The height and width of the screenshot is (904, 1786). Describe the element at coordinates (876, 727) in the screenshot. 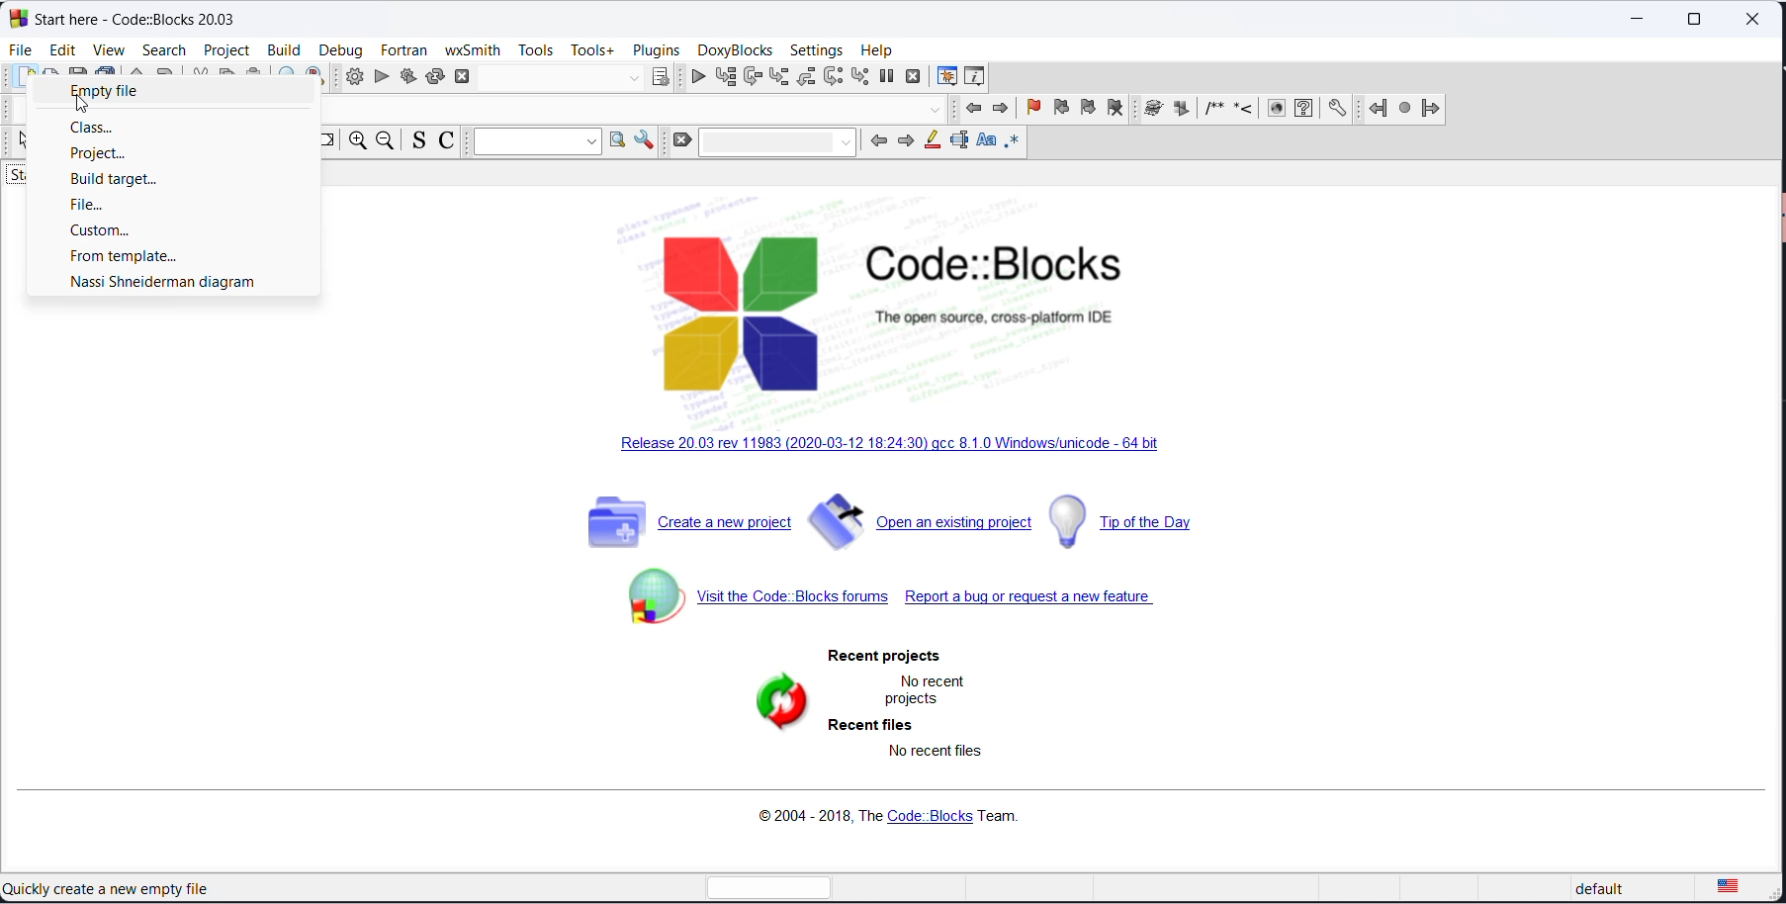

I see `recent files` at that location.